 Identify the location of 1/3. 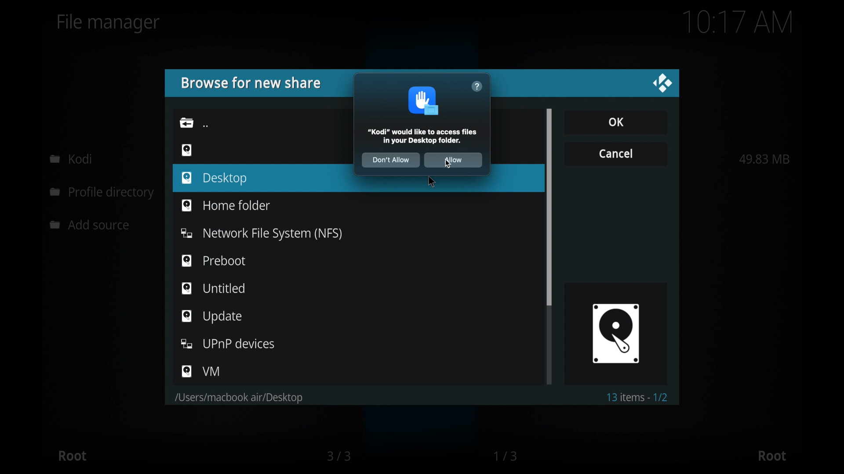
(506, 456).